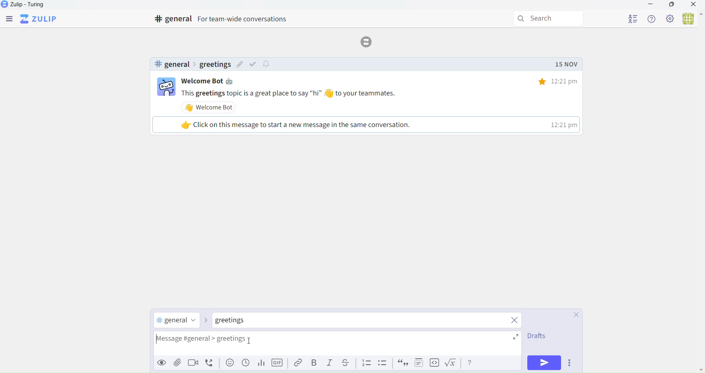  What do you see at coordinates (671, 6) in the screenshot?
I see `restore down` at bounding box center [671, 6].